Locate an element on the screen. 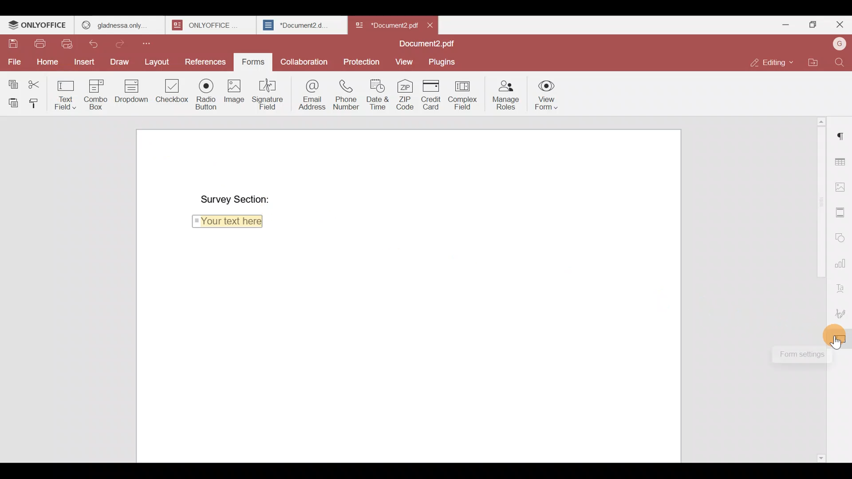 This screenshot has width=852, height=479. Form settings is located at coordinates (796, 355).